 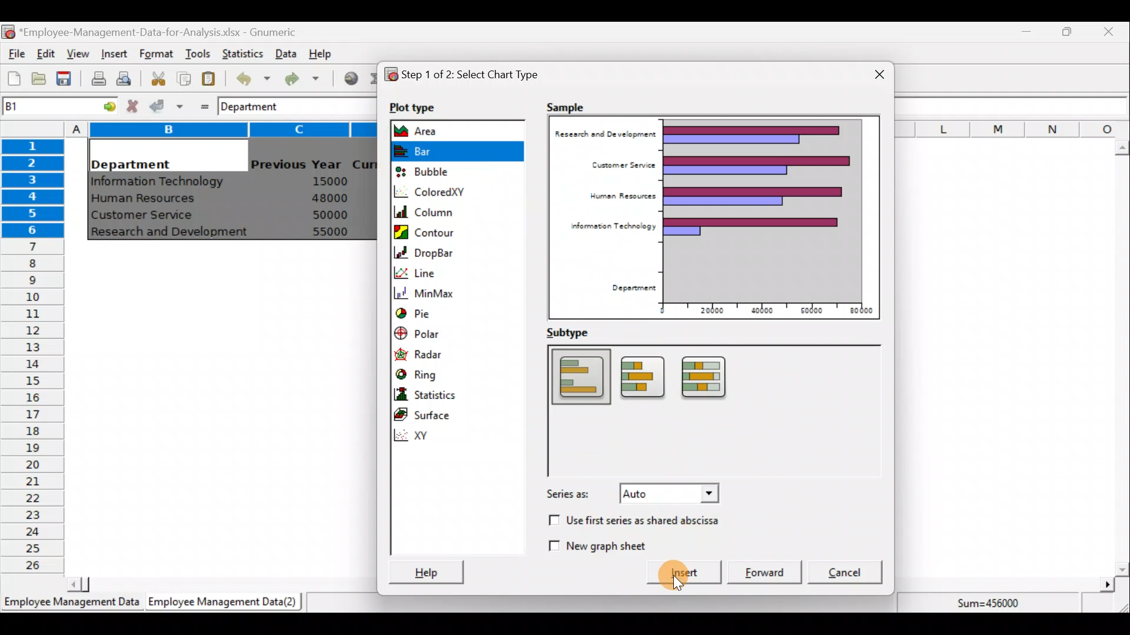 What do you see at coordinates (577, 333) in the screenshot?
I see `Subtype` at bounding box center [577, 333].